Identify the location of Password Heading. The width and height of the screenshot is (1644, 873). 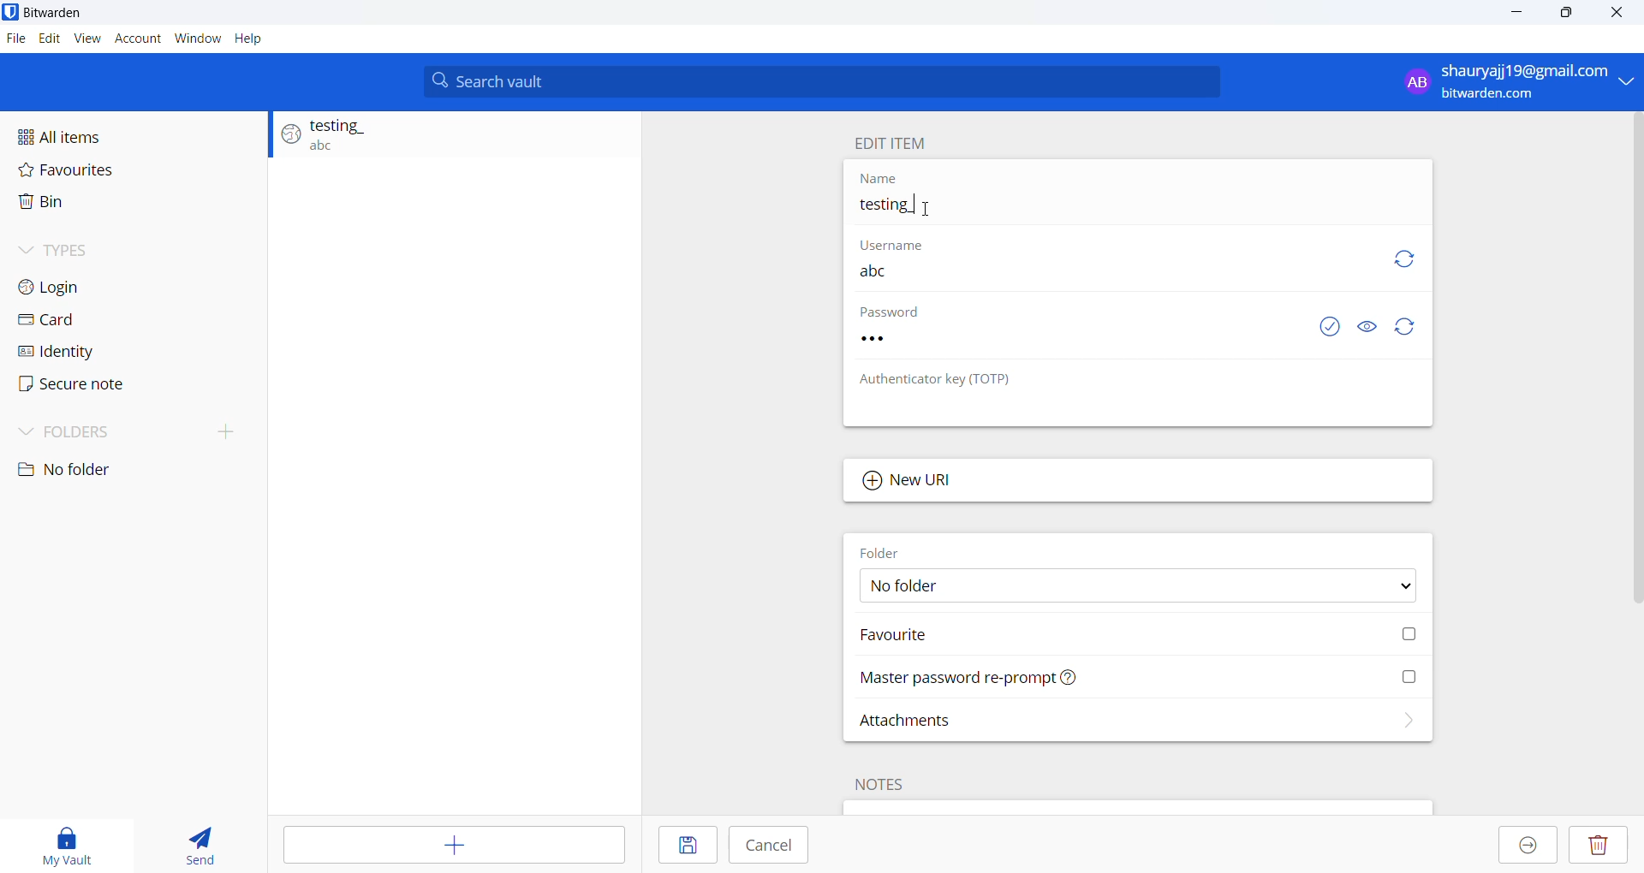
(891, 314).